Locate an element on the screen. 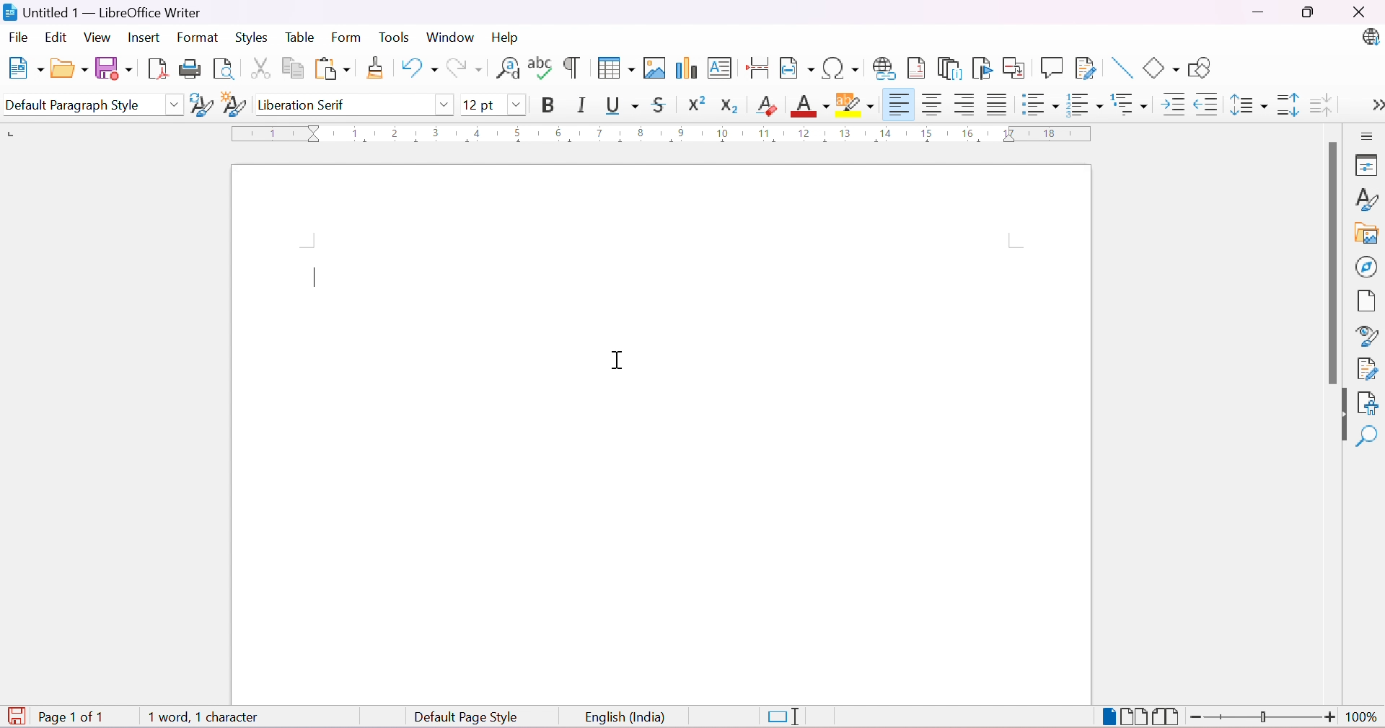 This screenshot has height=728, width=1385. Ruler is located at coordinates (663, 133).